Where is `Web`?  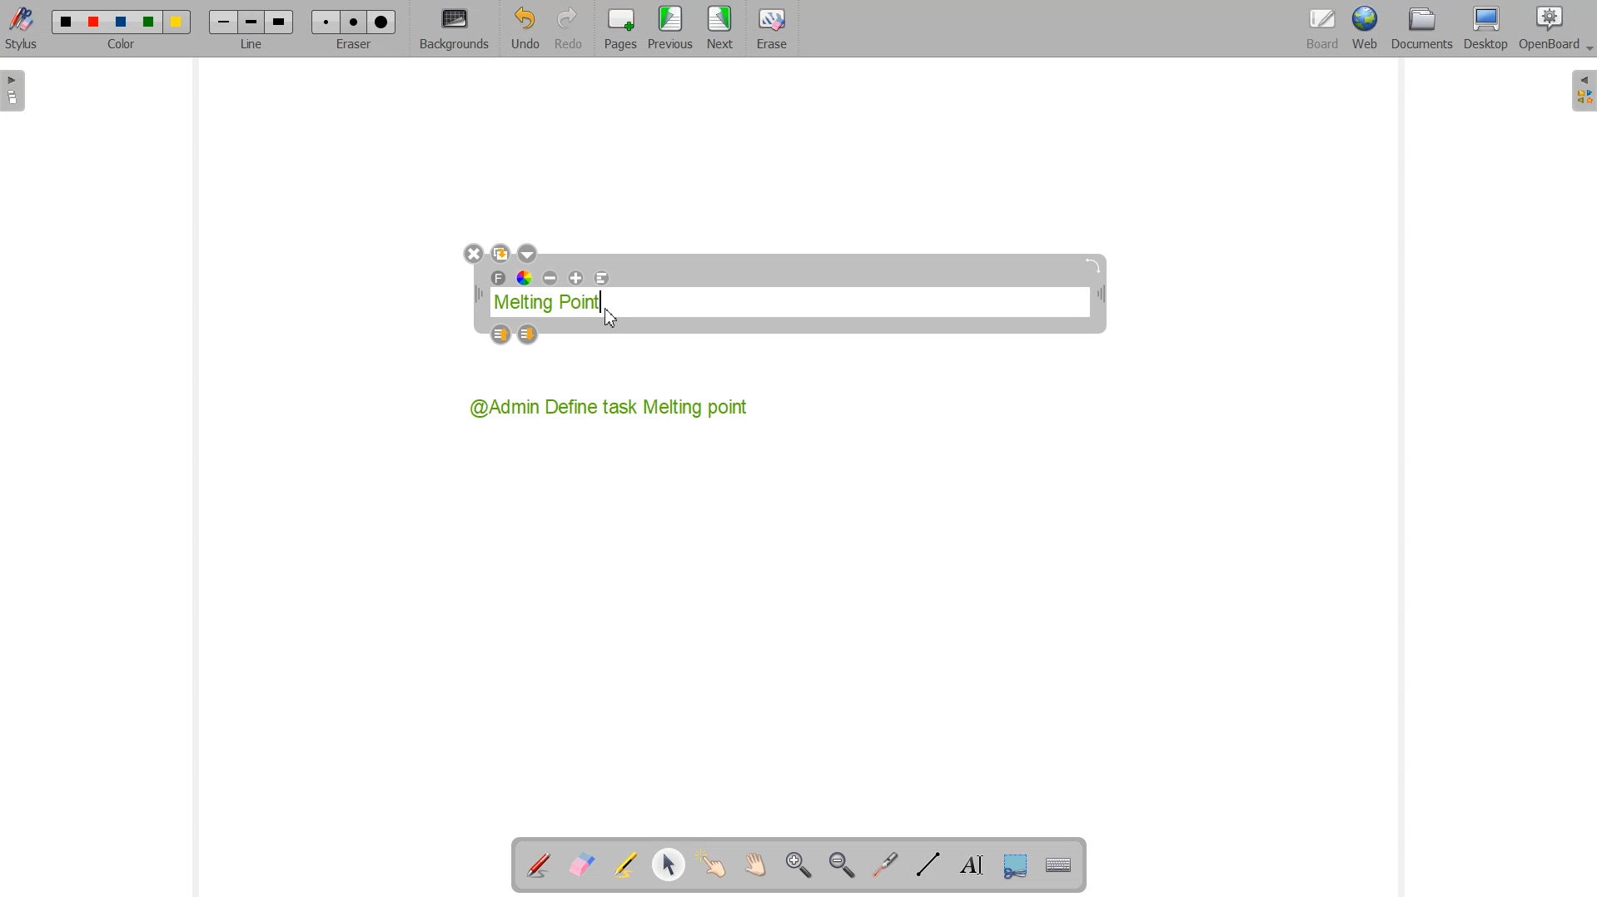
Web is located at coordinates (1364, 30).